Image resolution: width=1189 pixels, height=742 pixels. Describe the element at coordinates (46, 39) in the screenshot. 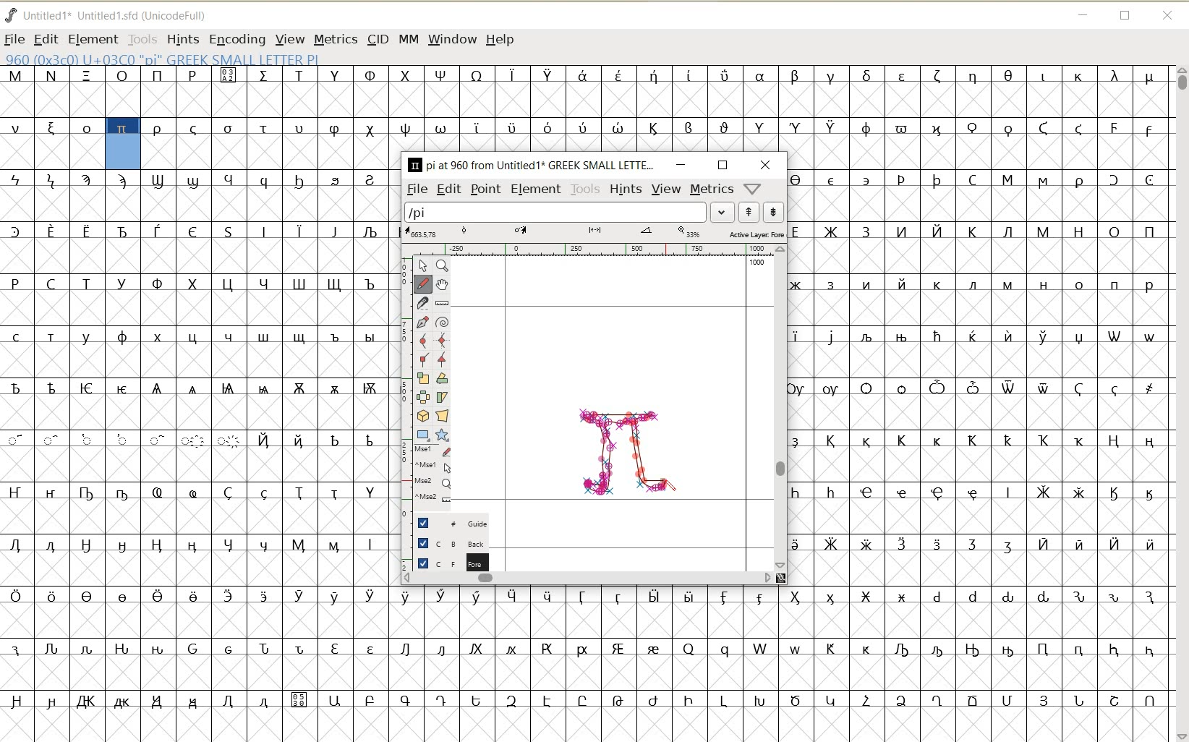

I see `EDIT` at that location.